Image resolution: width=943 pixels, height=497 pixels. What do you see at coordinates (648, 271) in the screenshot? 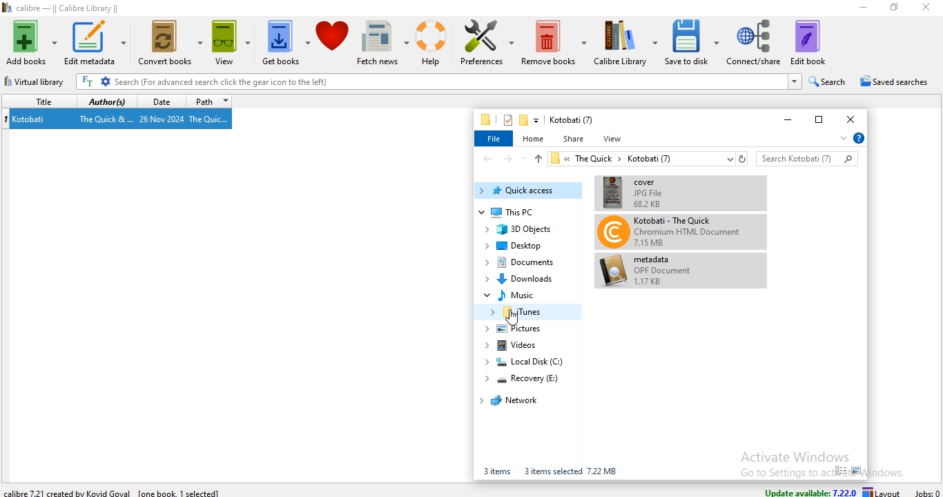
I see `metadata (book files)` at bounding box center [648, 271].